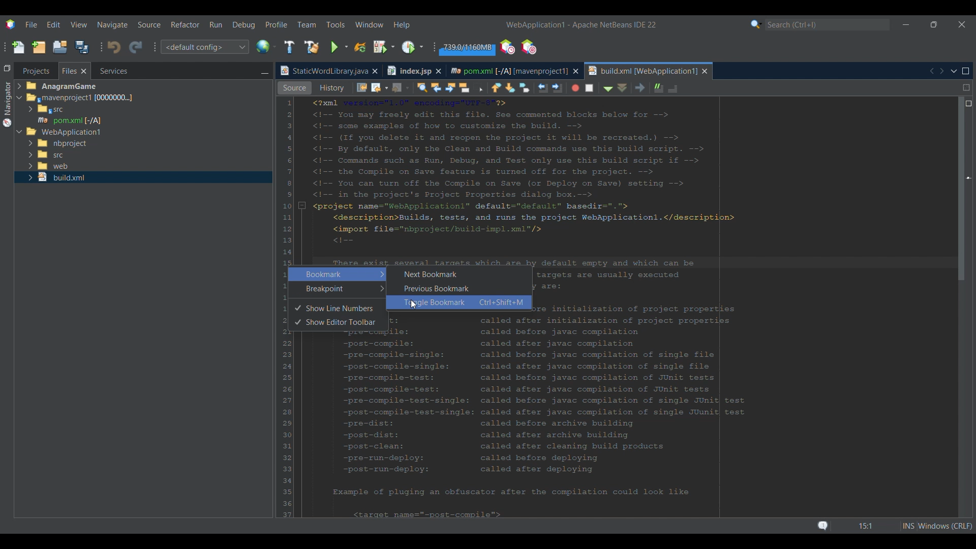  What do you see at coordinates (571, 88) in the screenshot?
I see `Toggle rectangular selection` at bounding box center [571, 88].